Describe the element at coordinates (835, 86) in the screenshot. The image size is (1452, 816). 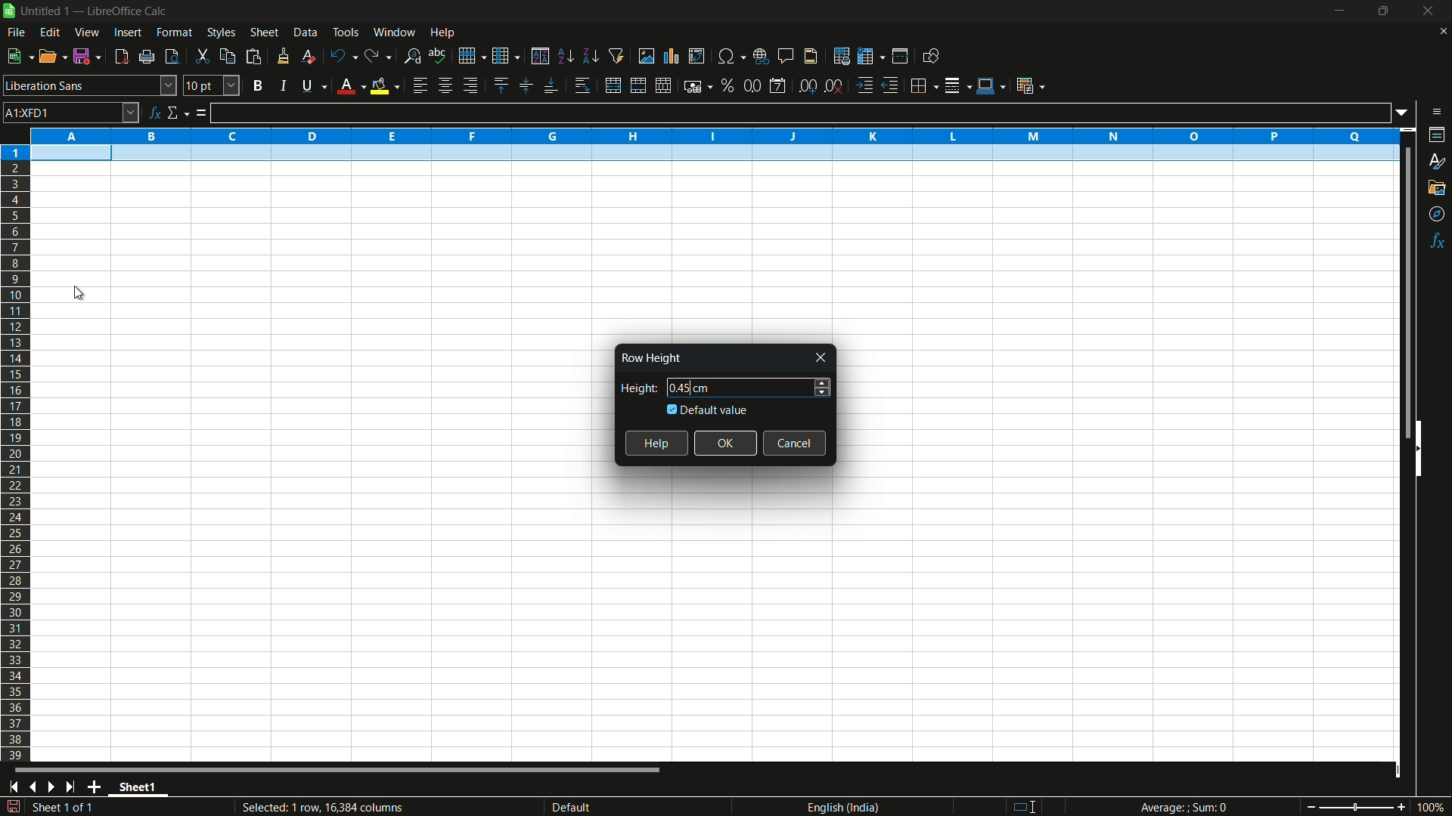
I see `delete decimal place` at that location.